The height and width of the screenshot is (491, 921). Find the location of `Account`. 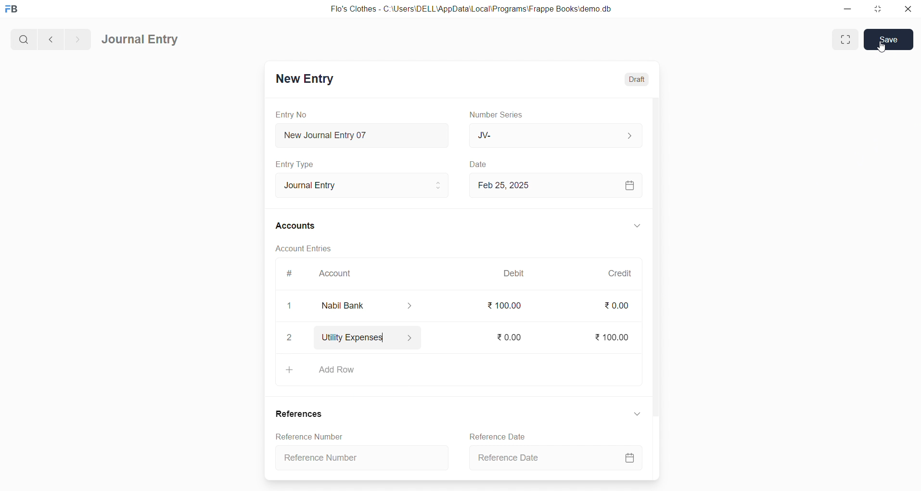

Account is located at coordinates (375, 306).